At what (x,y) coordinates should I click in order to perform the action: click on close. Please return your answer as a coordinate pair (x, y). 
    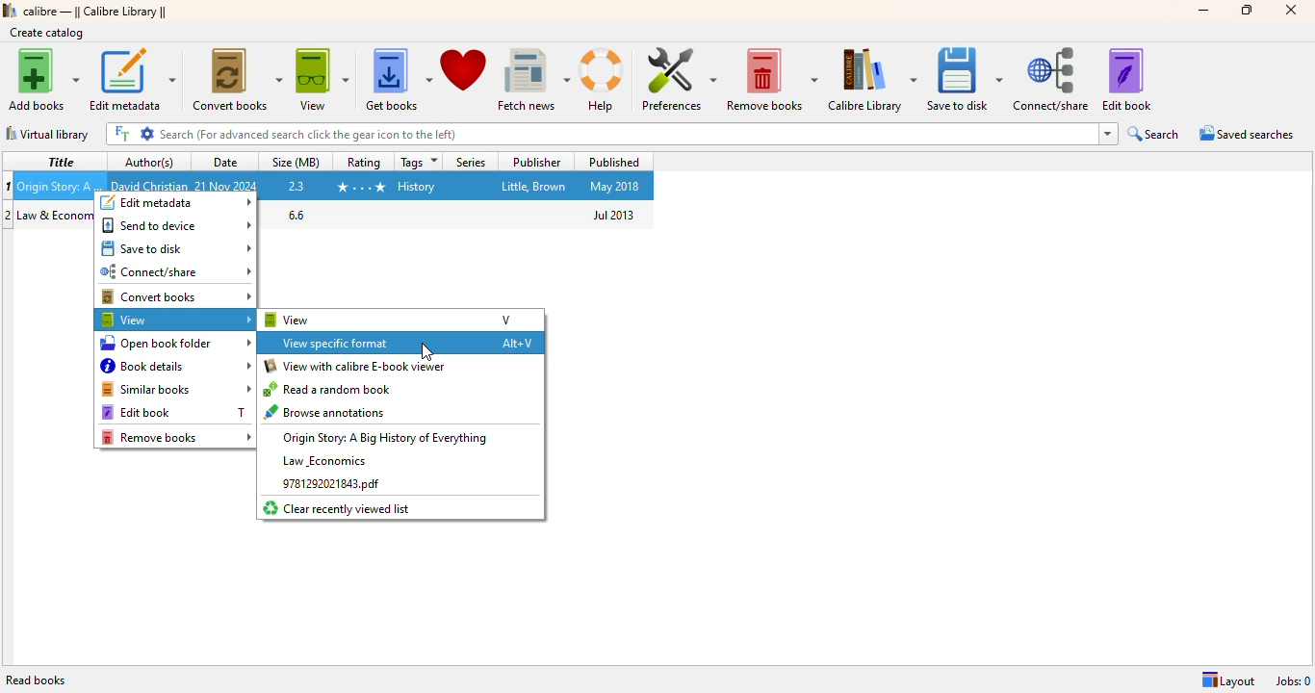
    Looking at the image, I should click on (1292, 10).